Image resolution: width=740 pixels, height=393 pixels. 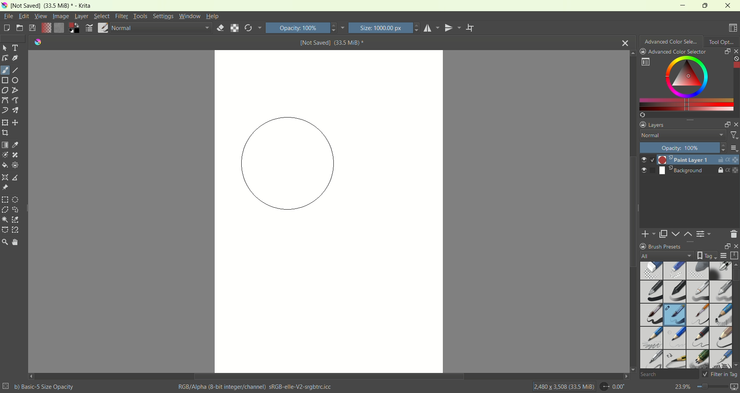 I want to click on text, so click(x=16, y=48).